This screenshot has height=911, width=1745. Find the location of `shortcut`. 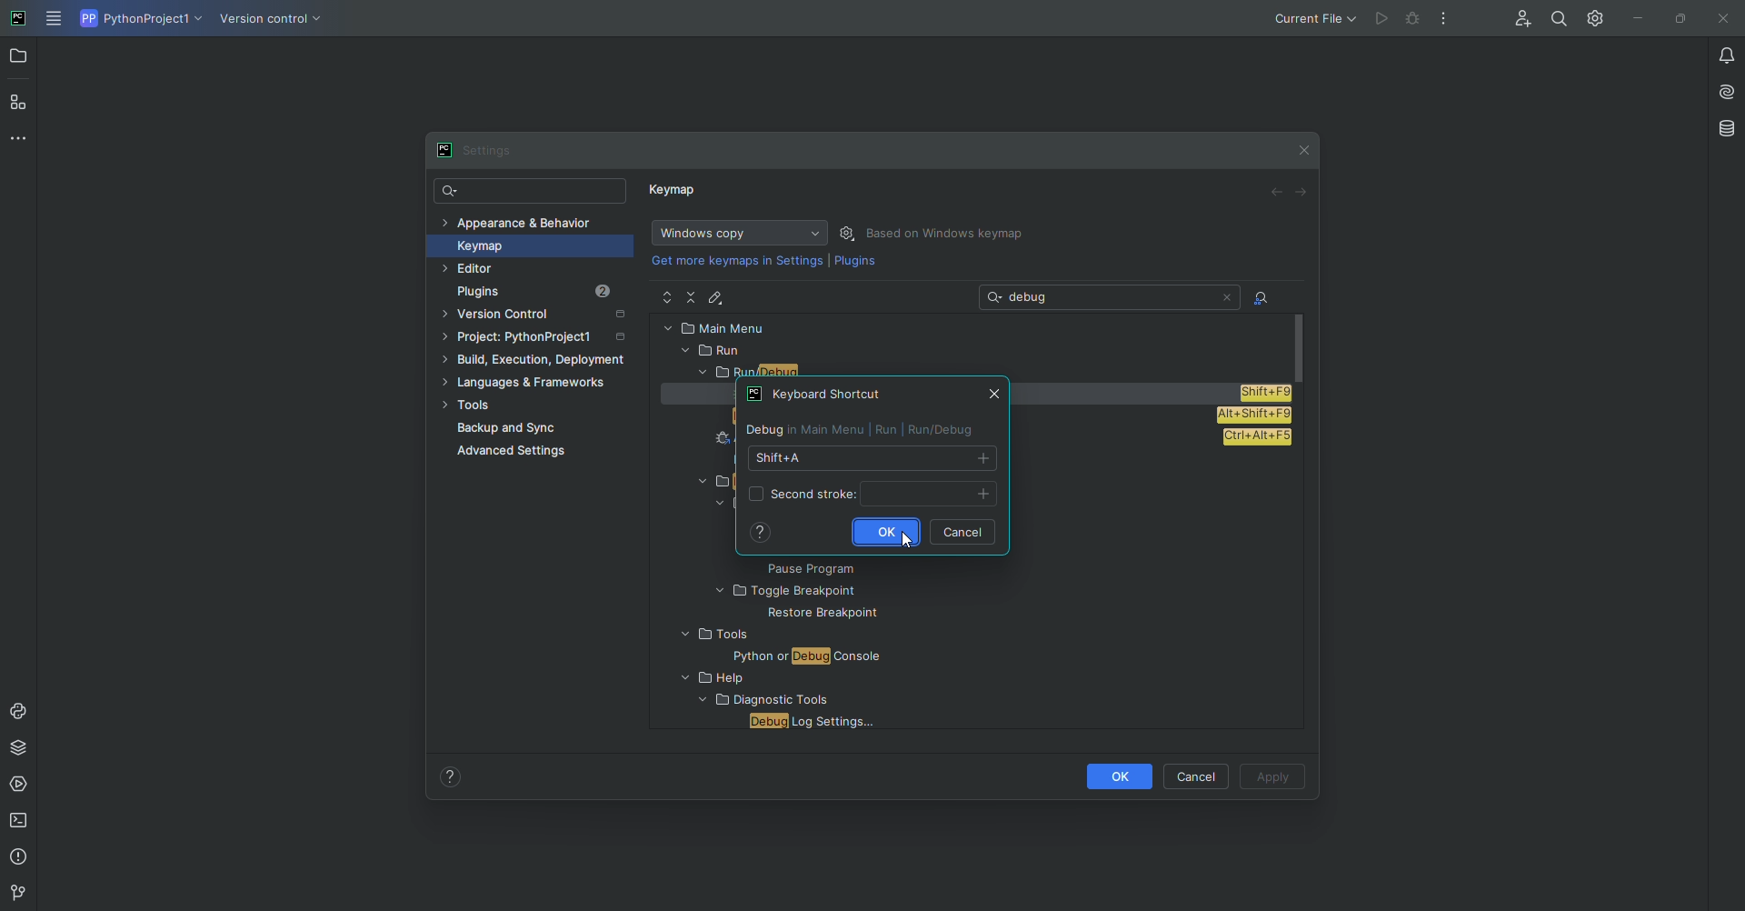

shortcut is located at coordinates (1267, 392).